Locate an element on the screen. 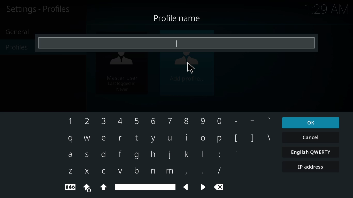 The height and width of the screenshot is (198, 353). e is located at coordinates (104, 139).